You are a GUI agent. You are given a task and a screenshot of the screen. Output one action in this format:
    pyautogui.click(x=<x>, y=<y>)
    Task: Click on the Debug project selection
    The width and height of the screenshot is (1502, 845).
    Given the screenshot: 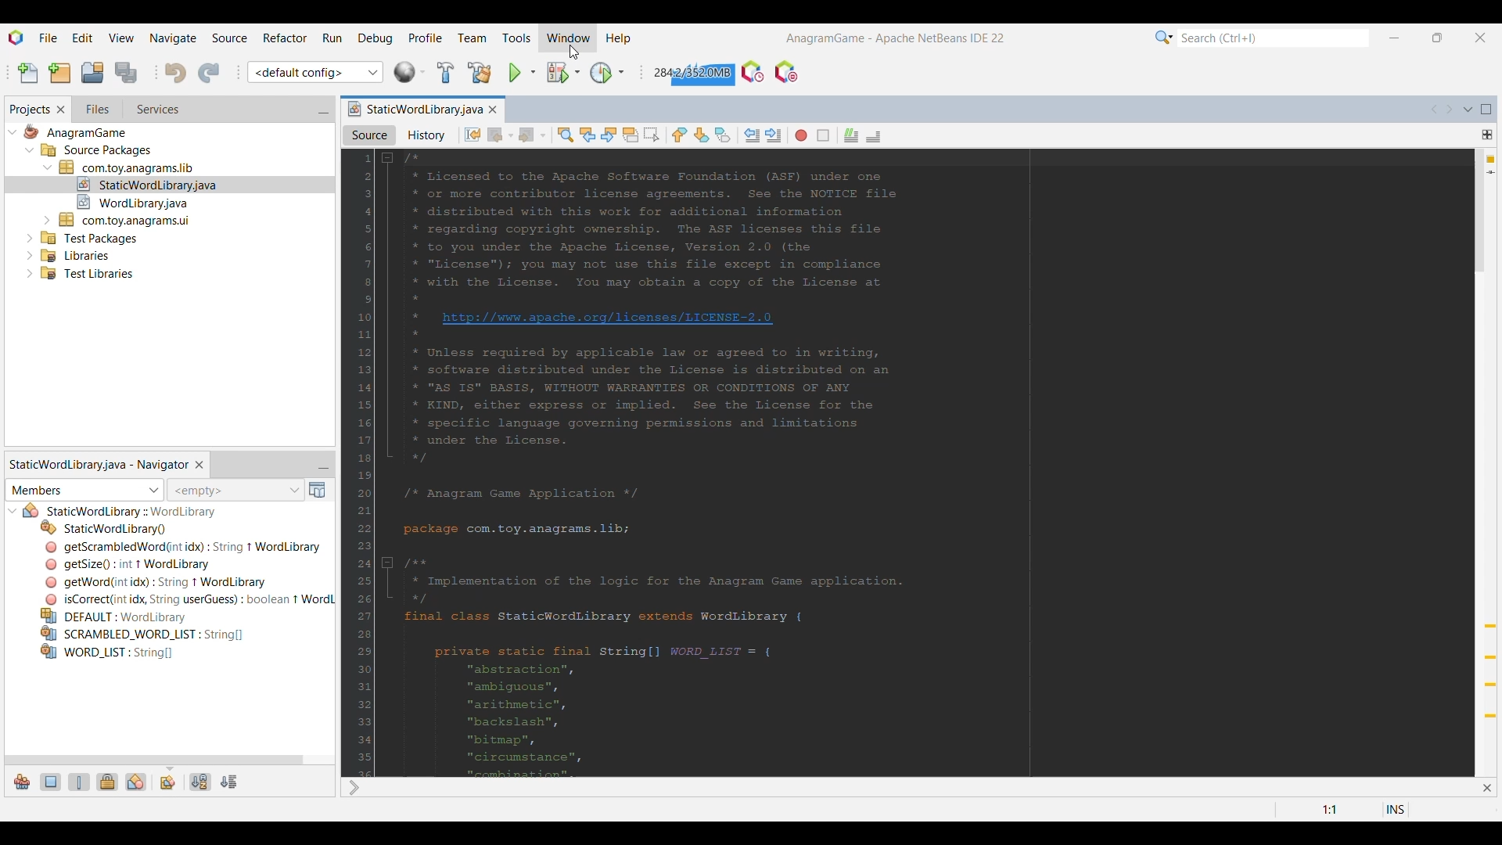 What is the action you would take?
    pyautogui.click(x=557, y=73)
    